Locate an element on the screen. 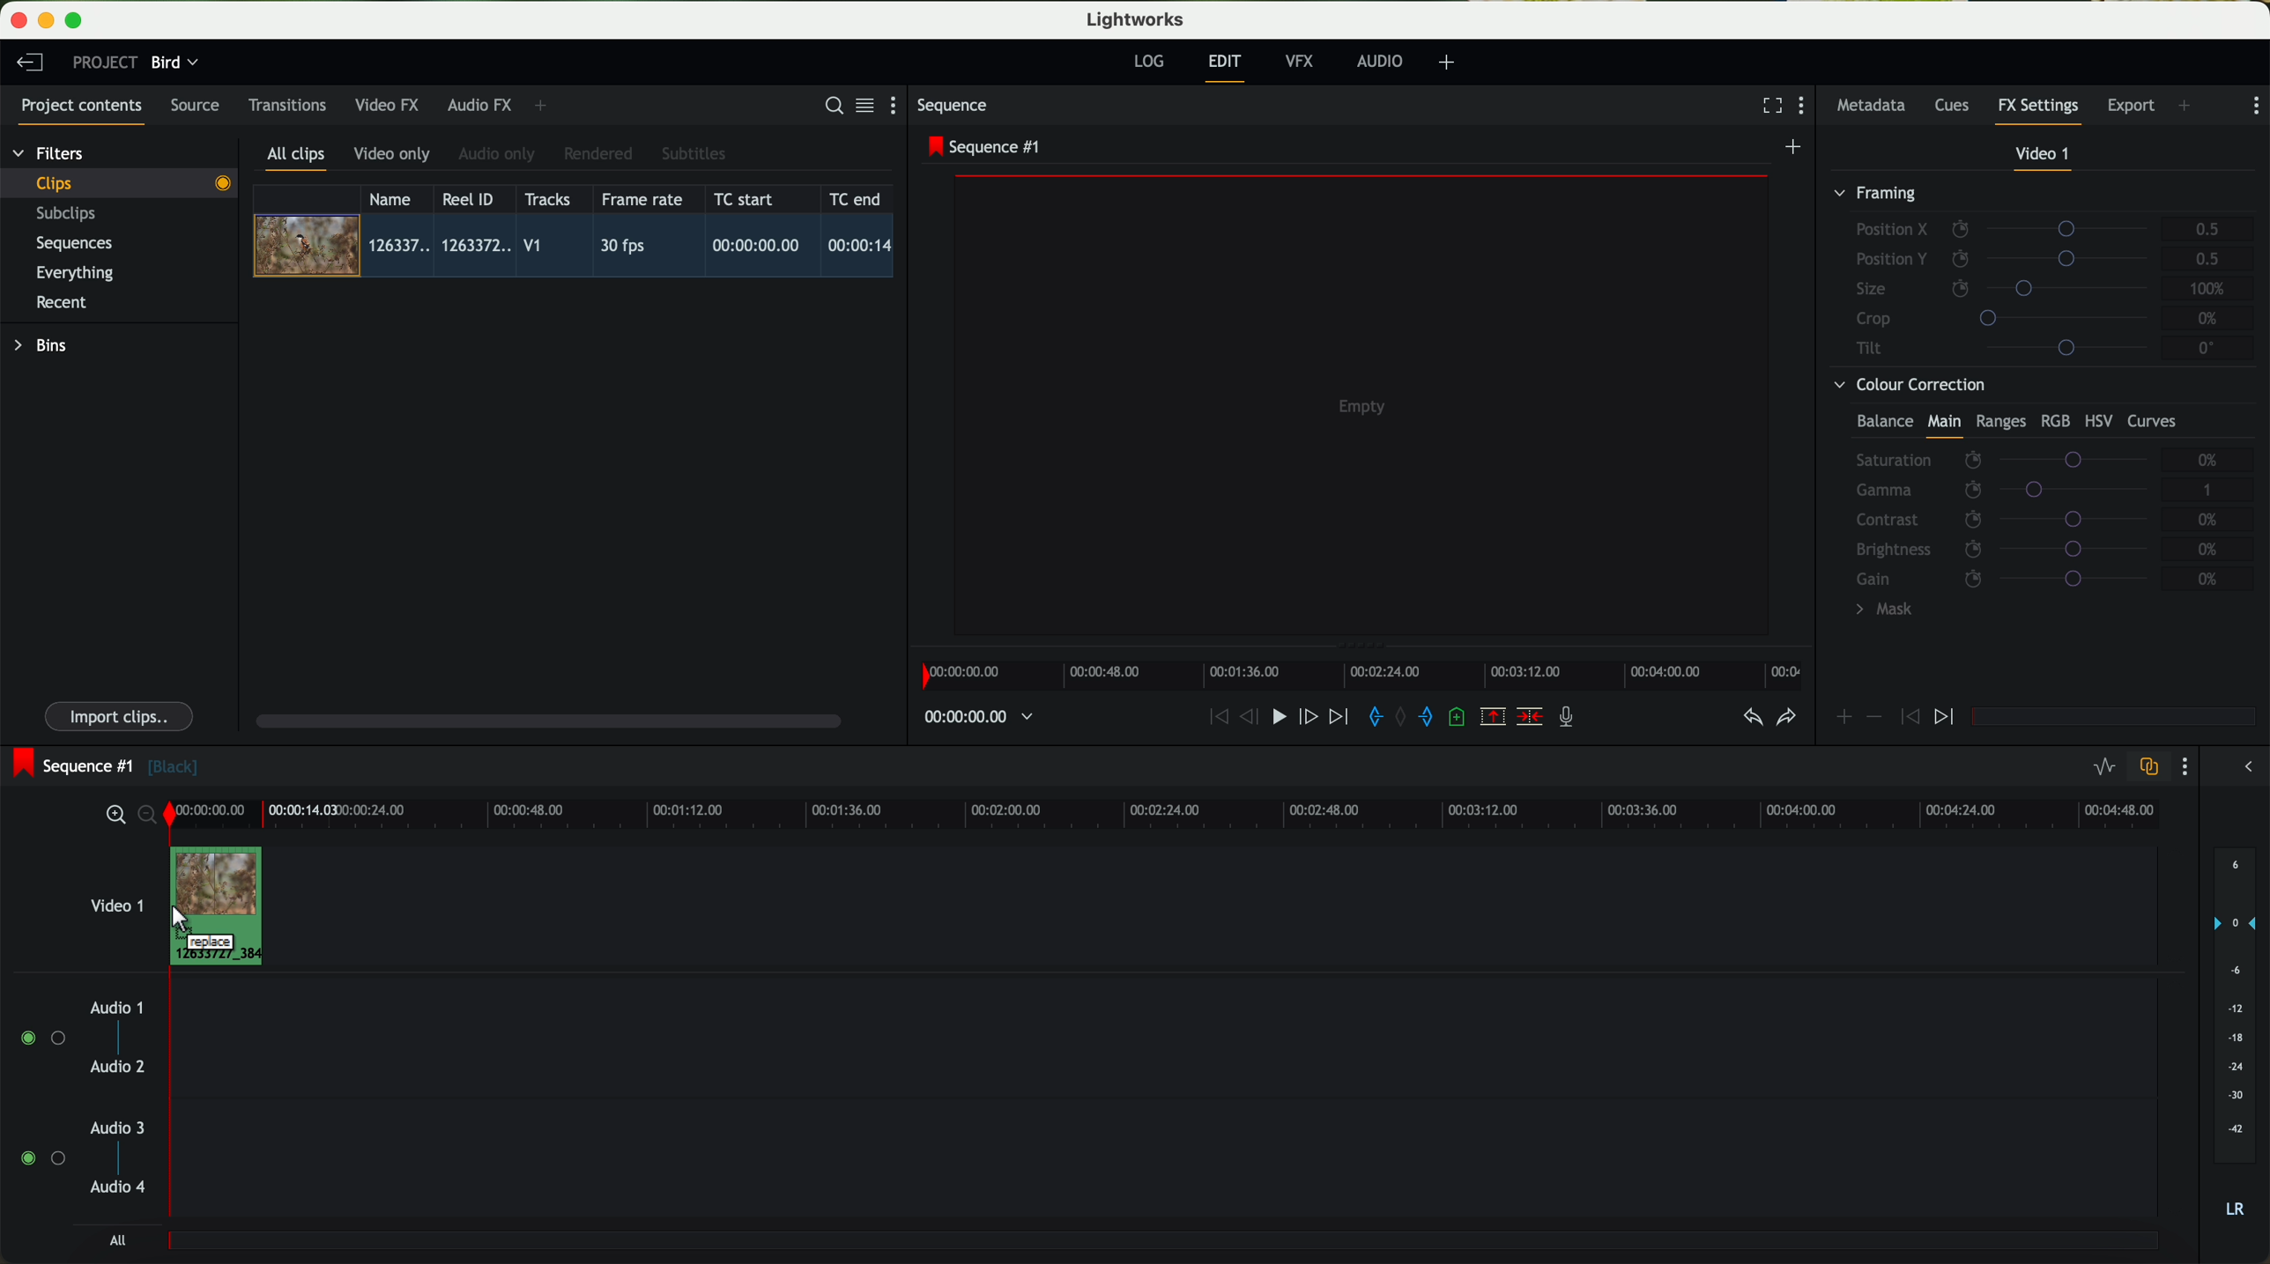 This screenshot has height=1264, width=2270. 1 is located at coordinates (2208, 492).